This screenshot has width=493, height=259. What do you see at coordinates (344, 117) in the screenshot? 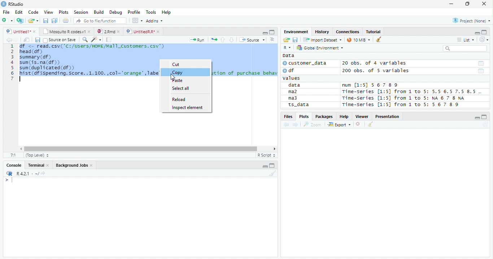
I see `Help` at bounding box center [344, 117].